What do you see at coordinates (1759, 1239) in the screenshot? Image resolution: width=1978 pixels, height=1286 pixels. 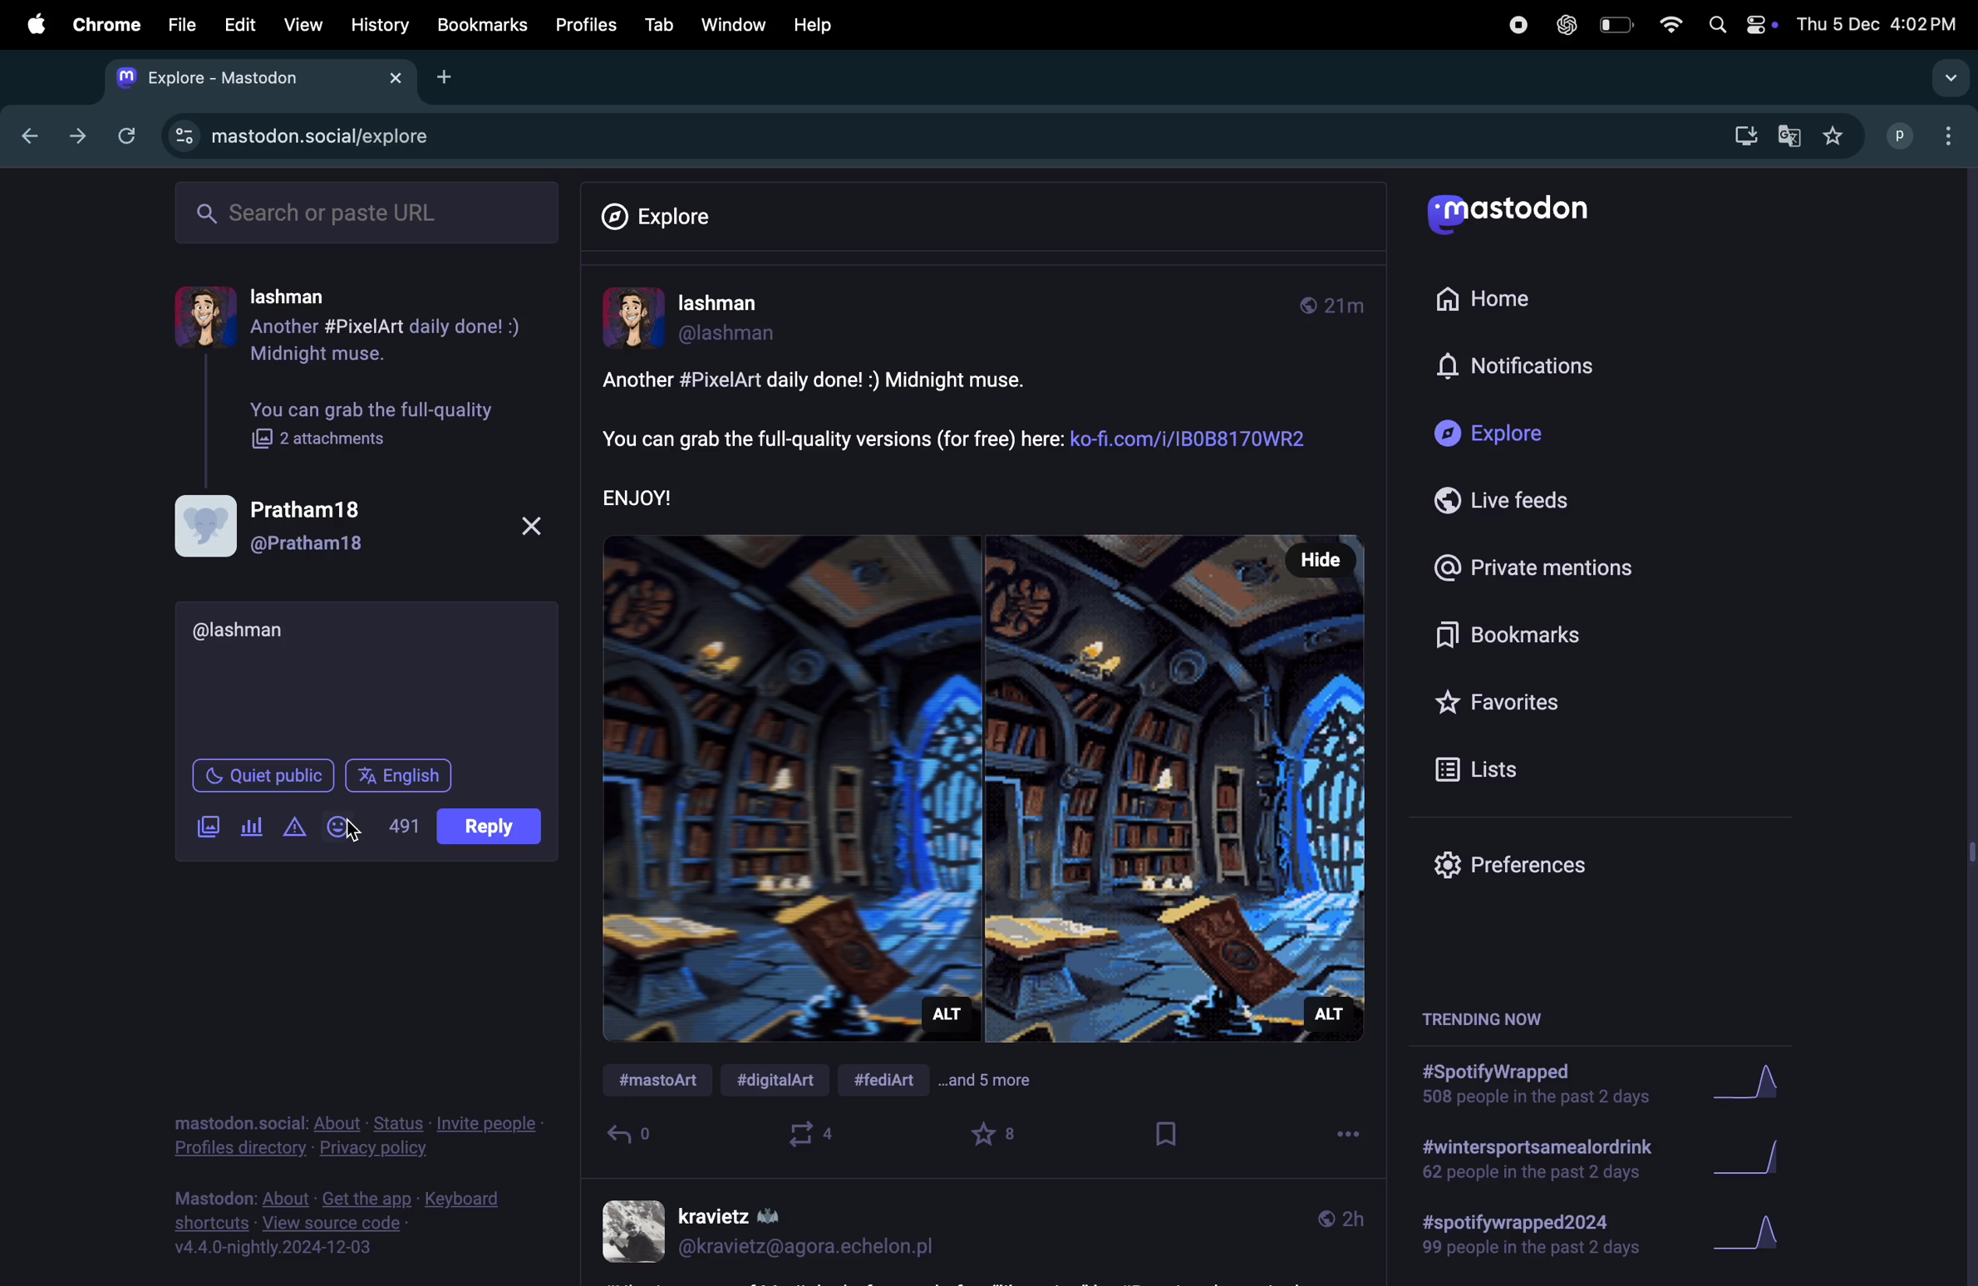 I see `graph` at bounding box center [1759, 1239].